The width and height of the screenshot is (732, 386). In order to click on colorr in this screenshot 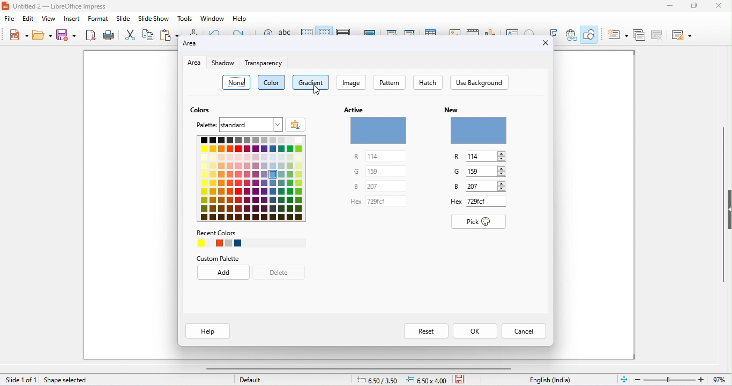, I will do `click(272, 82)`.